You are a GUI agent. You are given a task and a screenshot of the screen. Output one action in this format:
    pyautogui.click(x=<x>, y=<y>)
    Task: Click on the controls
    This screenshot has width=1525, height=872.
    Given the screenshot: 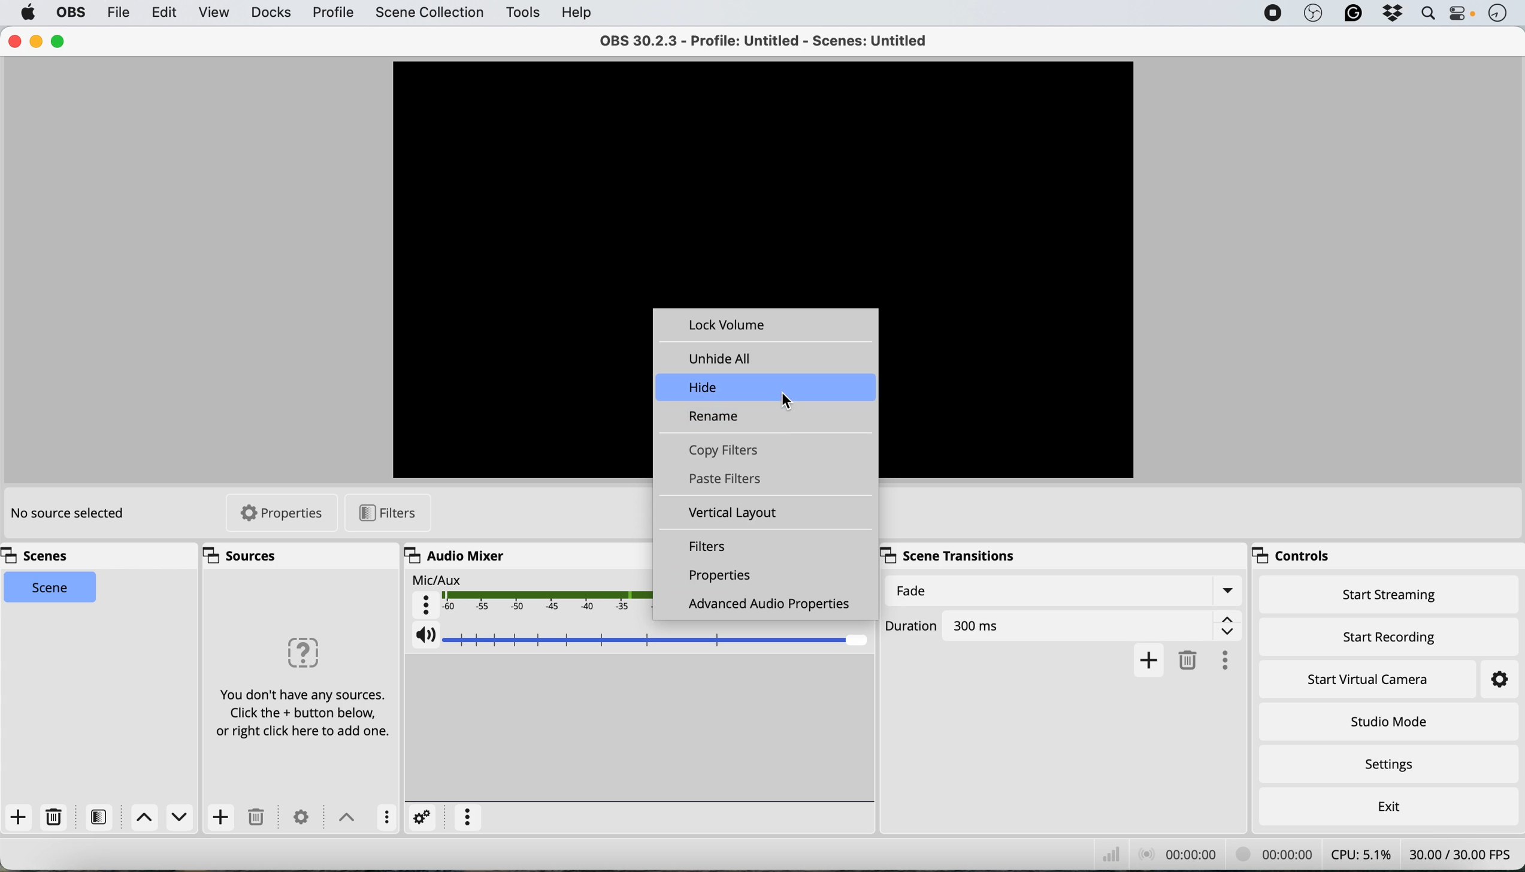 What is the action you would take?
    pyautogui.click(x=1293, y=557)
    